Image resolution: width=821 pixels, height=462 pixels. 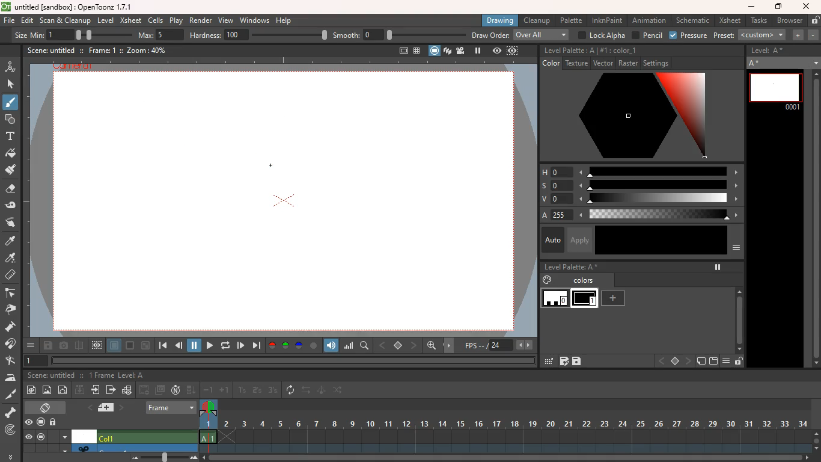 What do you see at coordinates (254, 20) in the screenshot?
I see `windows` at bounding box center [254, 20].